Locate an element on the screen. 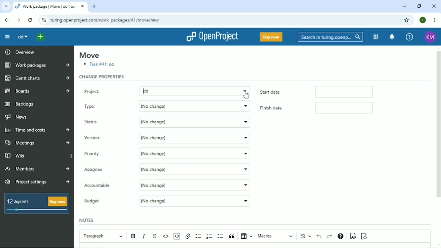 This screenshot has height=248, width=441. dd is located at coordinates (23, 37).